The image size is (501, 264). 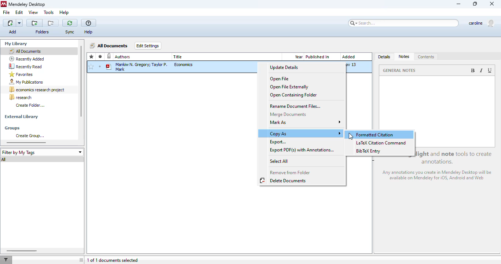 What do you see at coordinates (21, 250) in the screenshot?
I see `horizontal scroll bar` at bounding box center [21, 250].